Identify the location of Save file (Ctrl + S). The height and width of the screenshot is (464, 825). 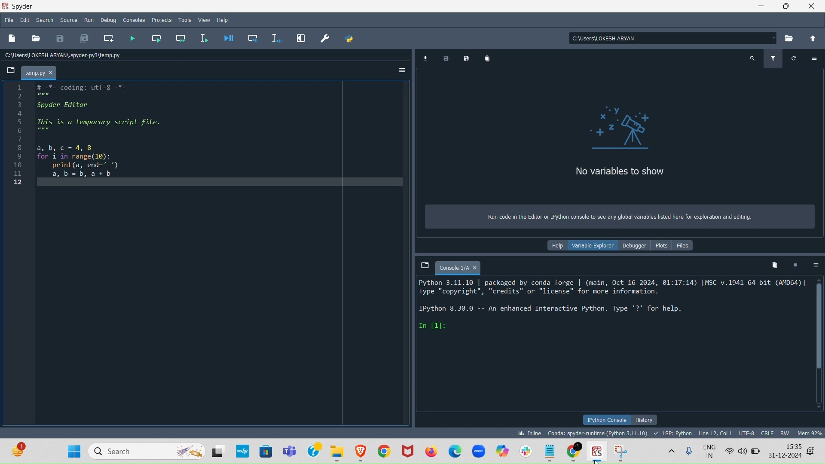
(58, 39).